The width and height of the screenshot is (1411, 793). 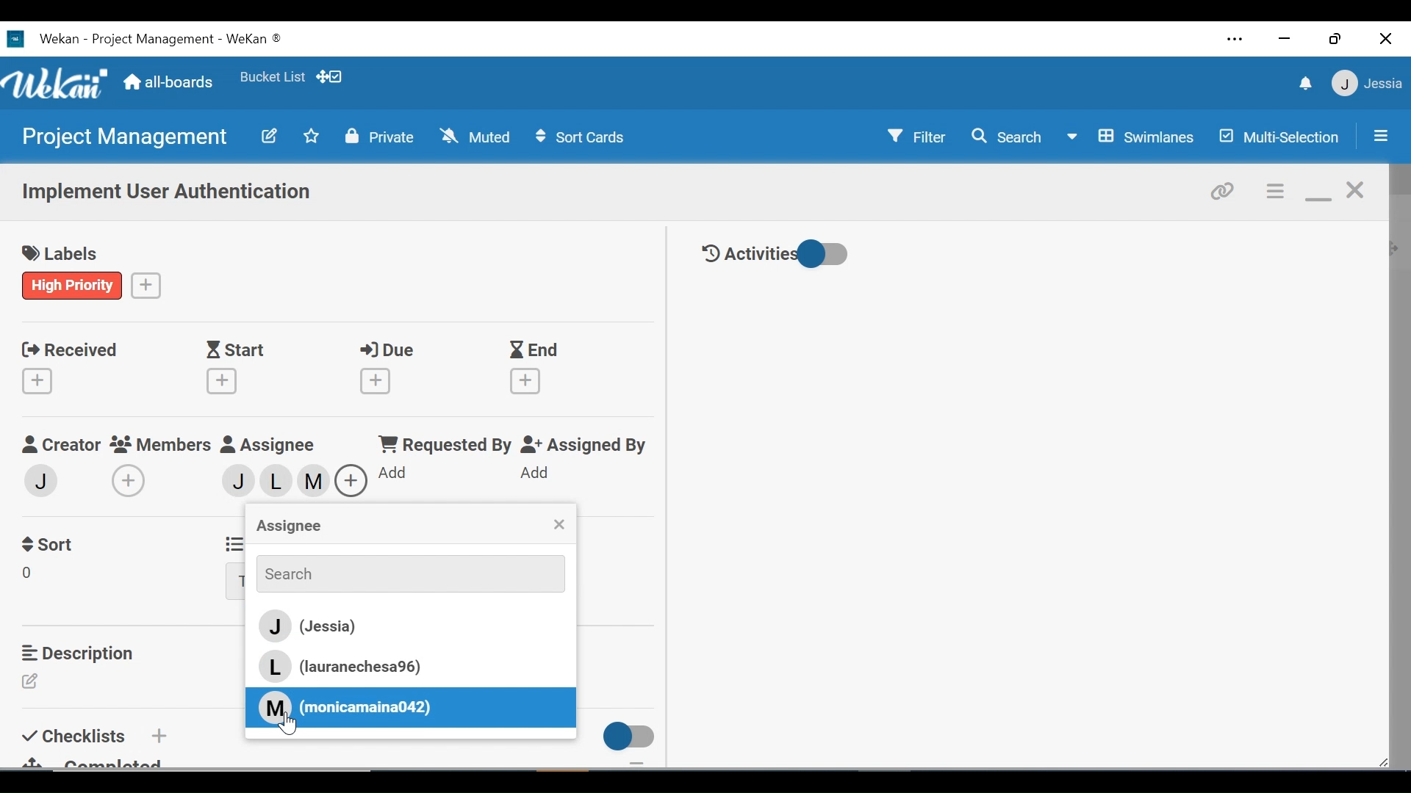 What do you see at coordinates (132, 480) in the screenshot?
I see `Add Member` at bounding box center [132, 480].